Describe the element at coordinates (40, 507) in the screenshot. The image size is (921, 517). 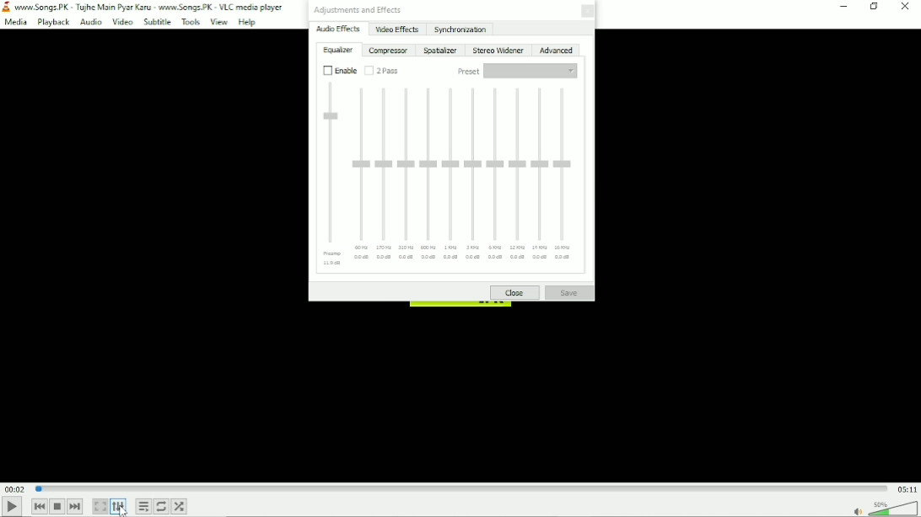
I see `Previous` at that location.